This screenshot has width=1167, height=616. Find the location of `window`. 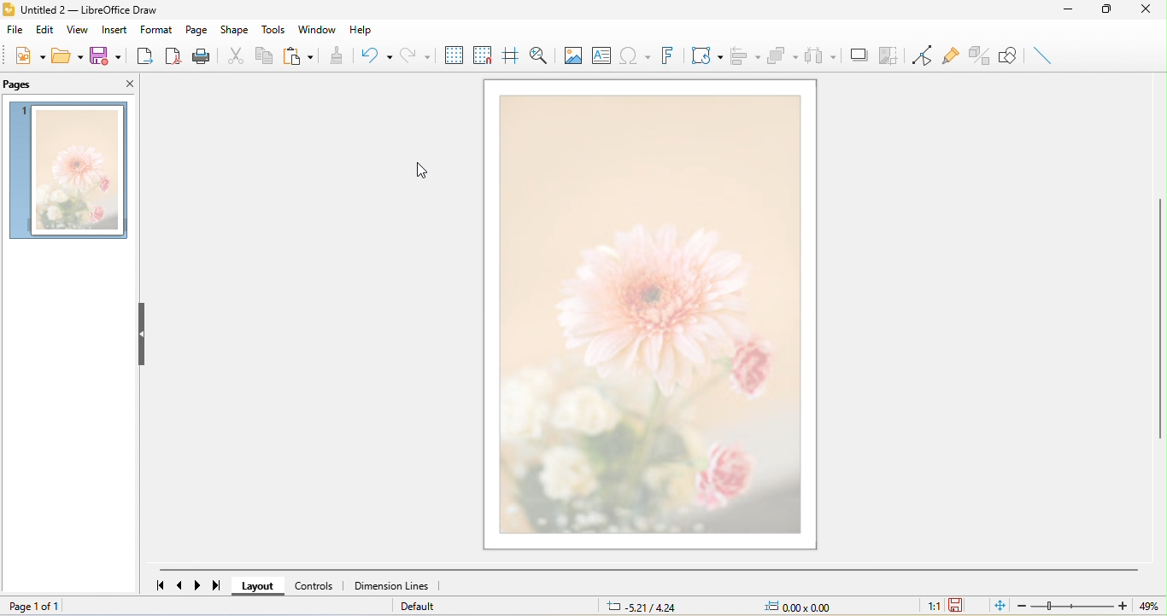

window is located at coordinates (320, 29).